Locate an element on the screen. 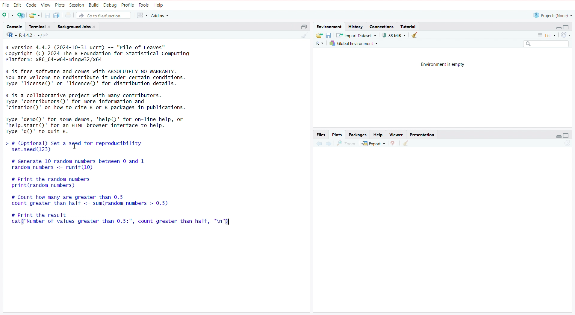  Help is located at coordinates (378, 134).